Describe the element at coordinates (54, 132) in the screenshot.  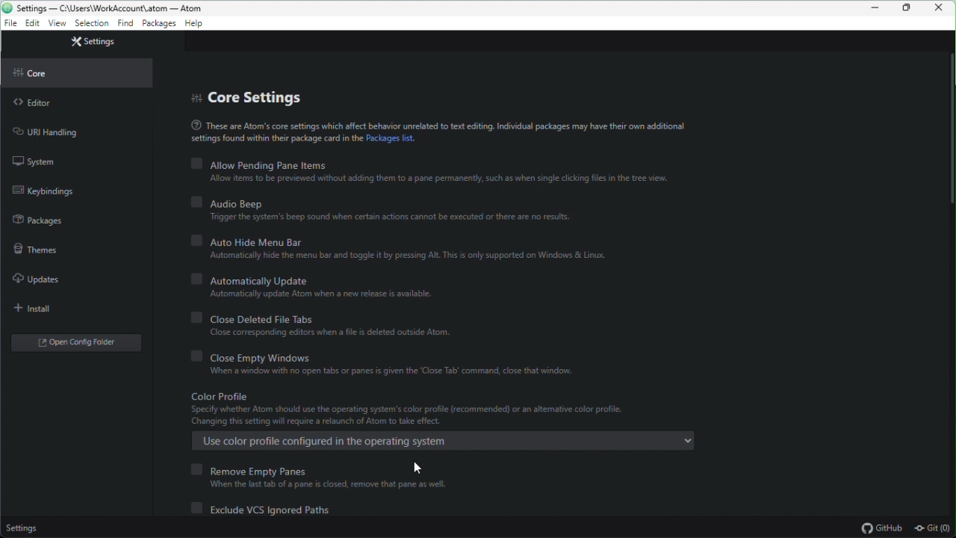
I see `URL handling` at that location.